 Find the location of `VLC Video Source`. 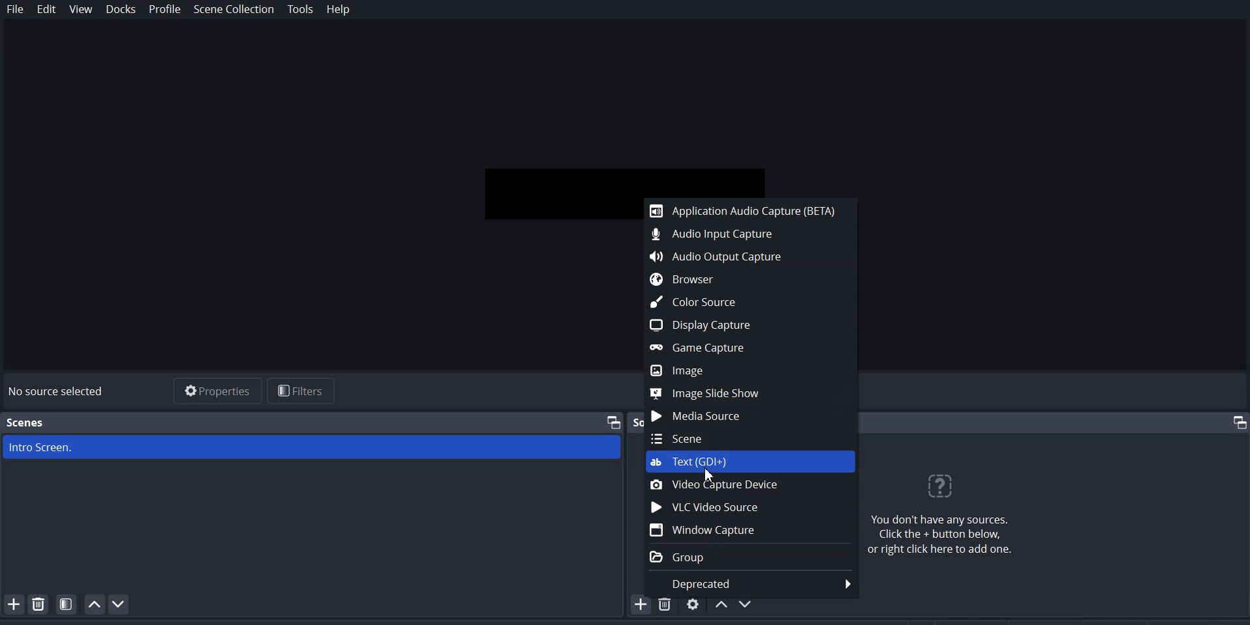

VLC Video Source is located at coordinates (749, 507).